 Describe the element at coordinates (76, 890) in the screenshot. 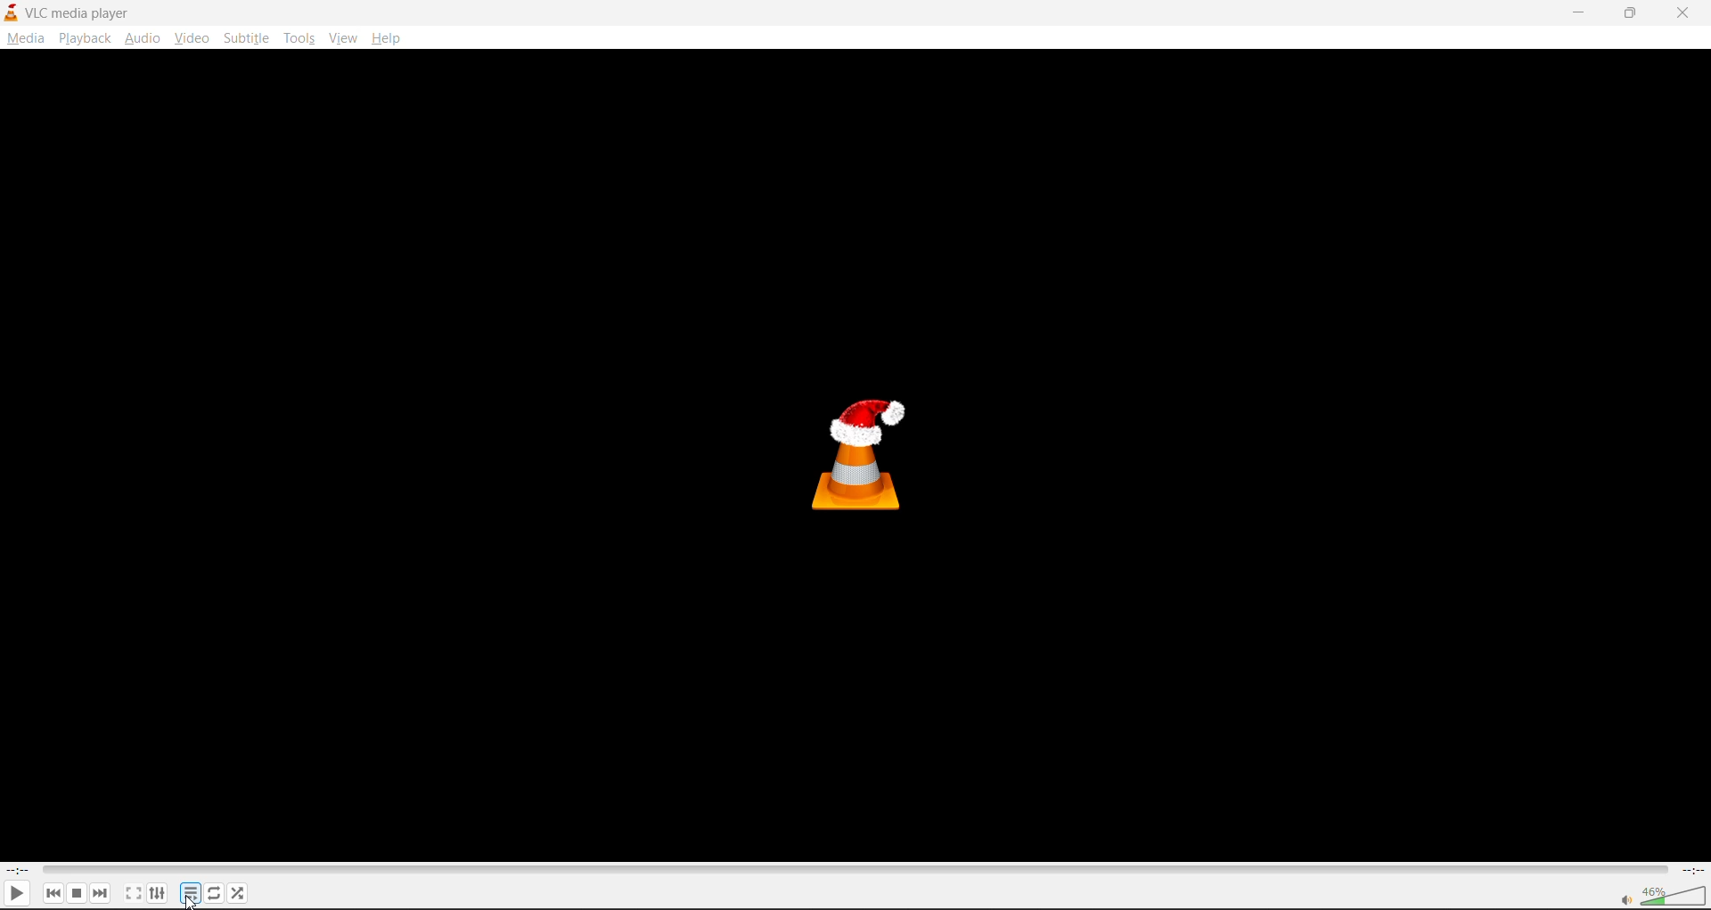

I see `stop` at that location.